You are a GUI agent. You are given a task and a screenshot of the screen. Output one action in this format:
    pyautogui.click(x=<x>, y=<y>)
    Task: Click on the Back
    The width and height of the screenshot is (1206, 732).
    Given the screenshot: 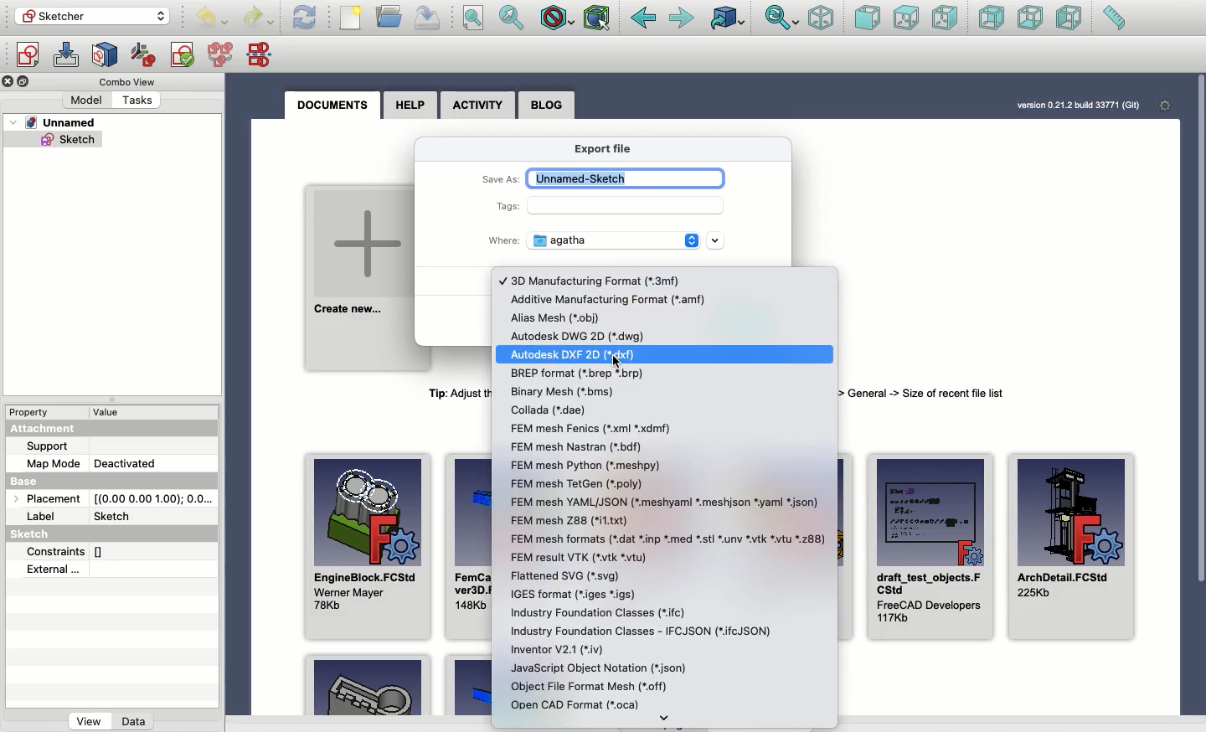 What is the action you would take?
    pyautogui.click(x=643, y=18)
    